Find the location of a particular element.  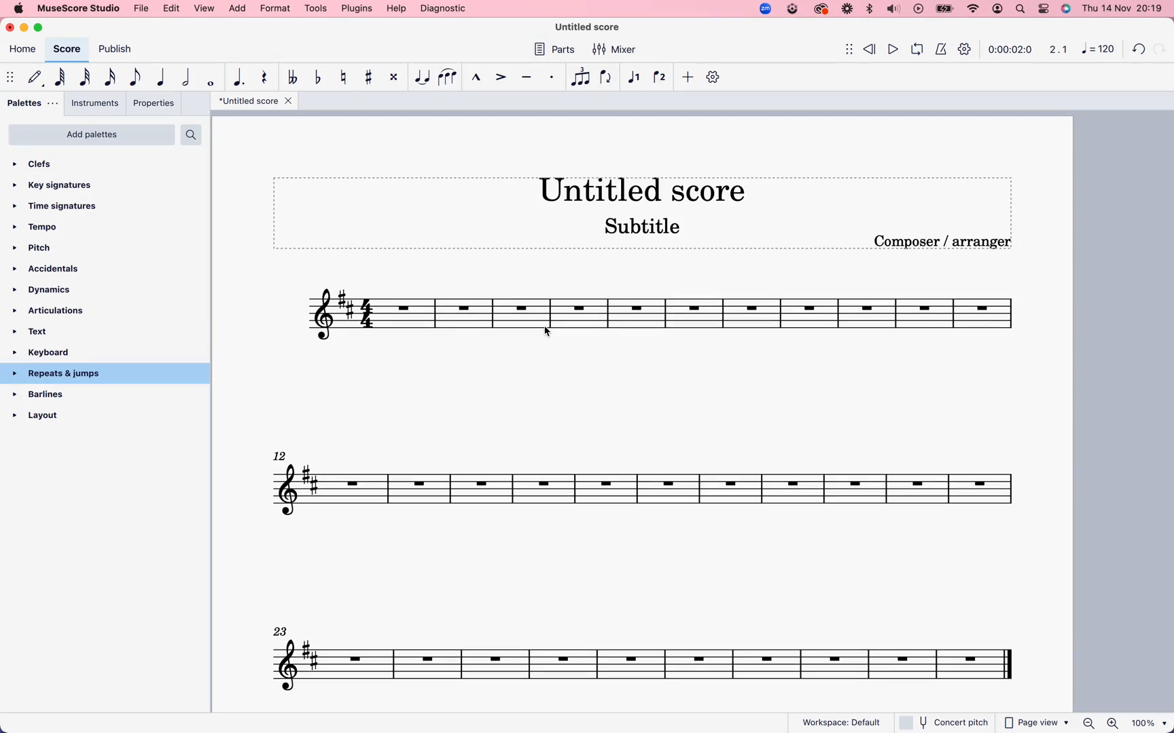

settings is located at coordinates (715, 77).